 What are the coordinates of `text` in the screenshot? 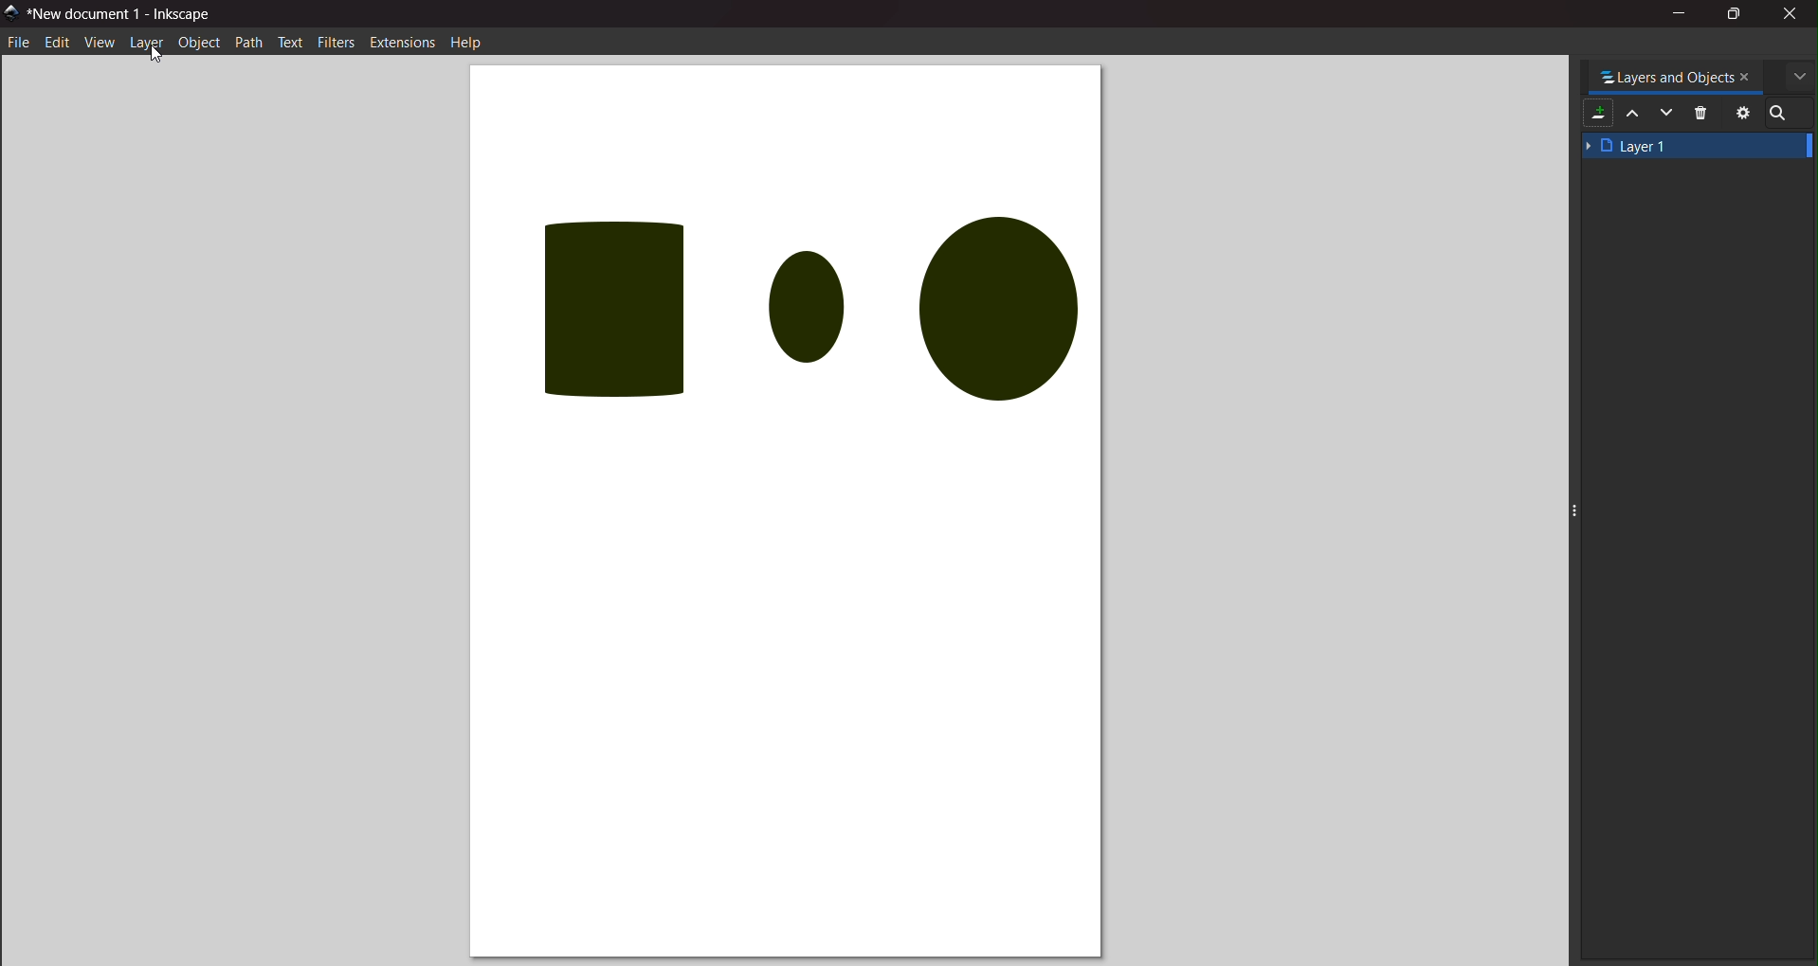 It's located at (290, 42).